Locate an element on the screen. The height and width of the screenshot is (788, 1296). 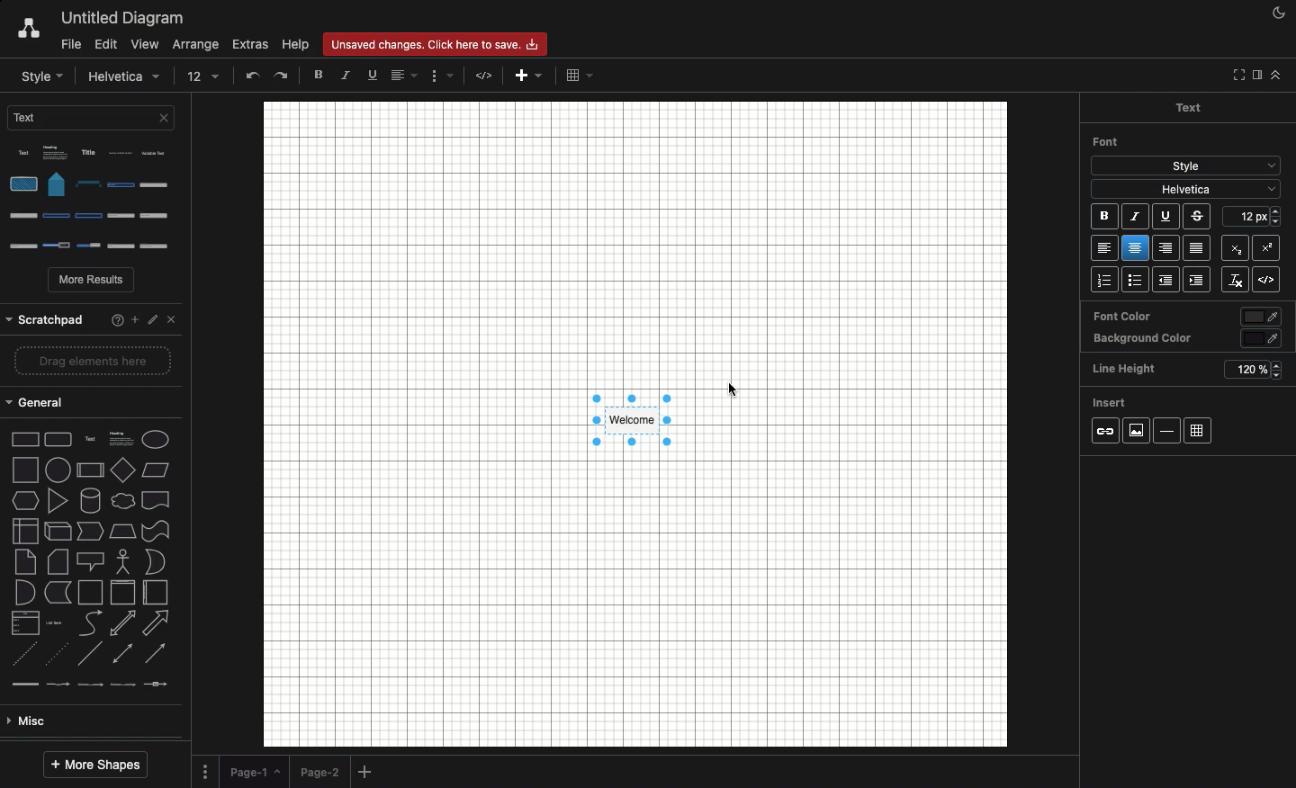
Help is located at coordinates (295, 45).